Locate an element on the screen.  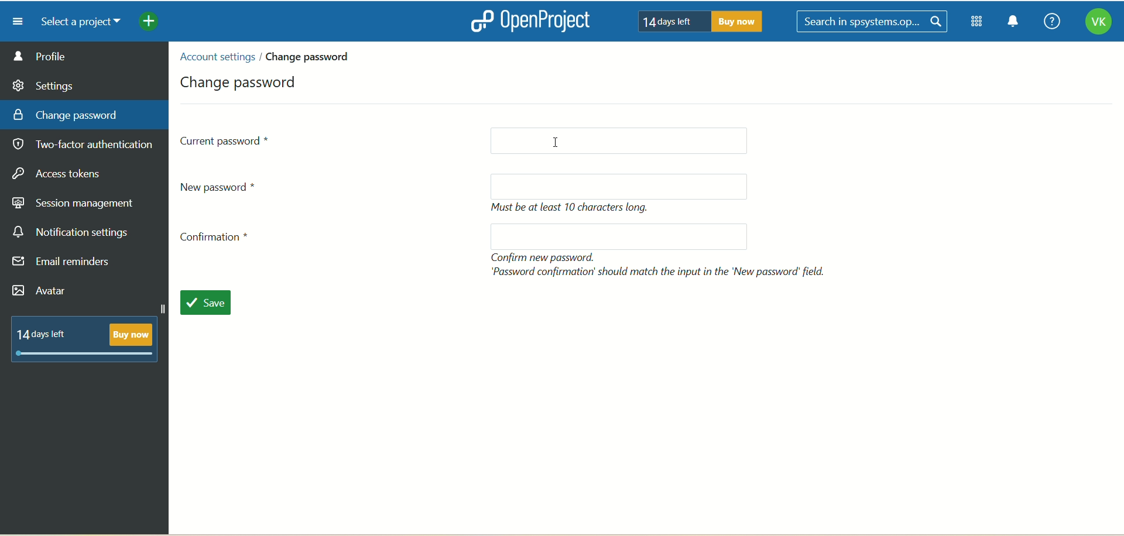
current password is located at coordinates (226, 140).